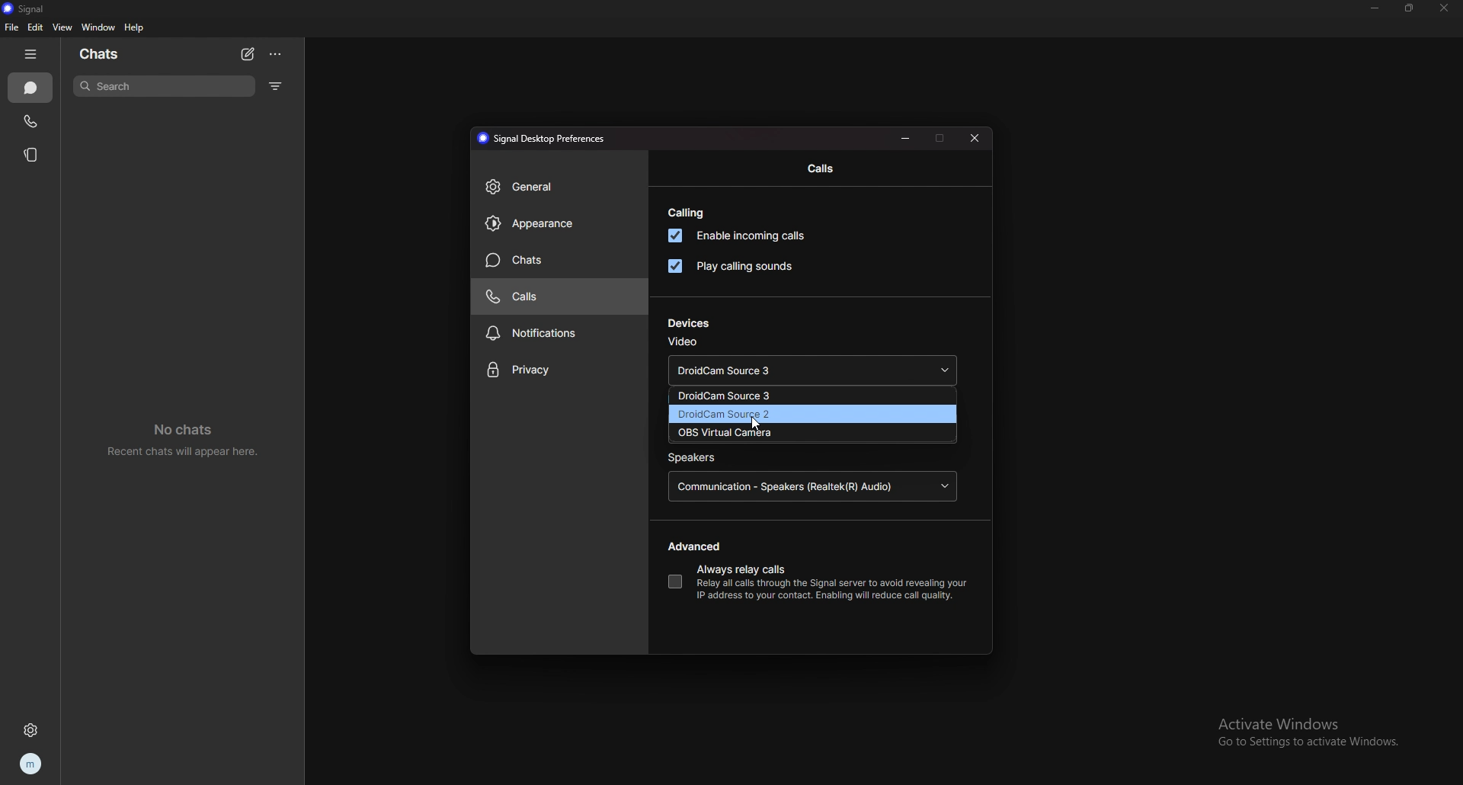  Describe the element at coordinates (30, 765) in the screenshot. I see `profile` at that location.